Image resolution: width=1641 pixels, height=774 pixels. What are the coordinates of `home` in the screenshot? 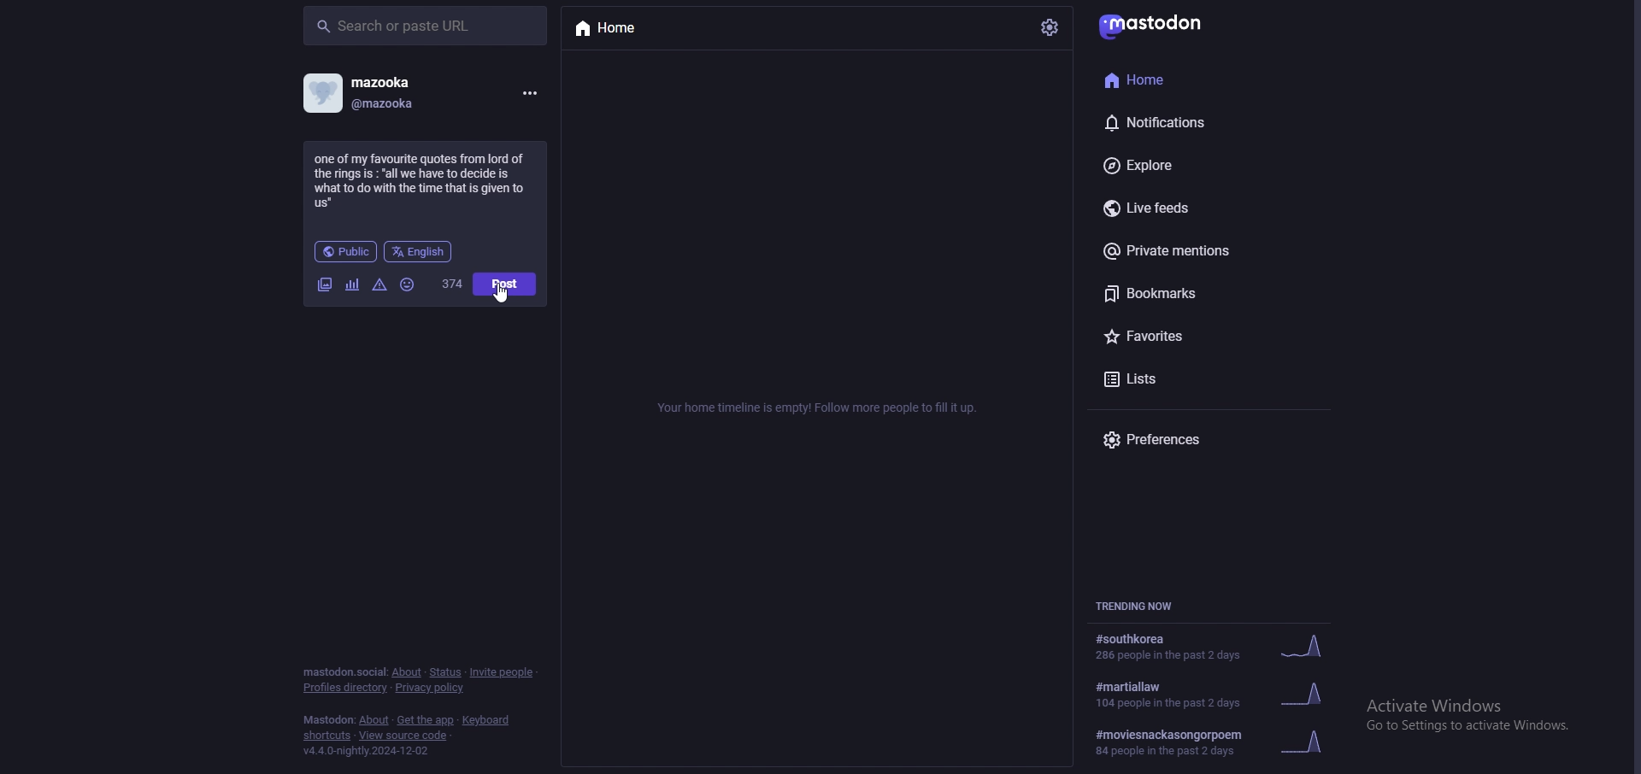 It's located at (626, 31).